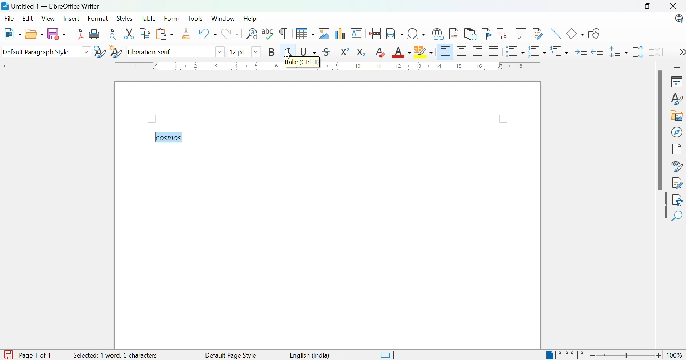 Image resolution: width=686 pixels, height=360 pixels. I want to click on Sidebar settings, so click(678, 67).